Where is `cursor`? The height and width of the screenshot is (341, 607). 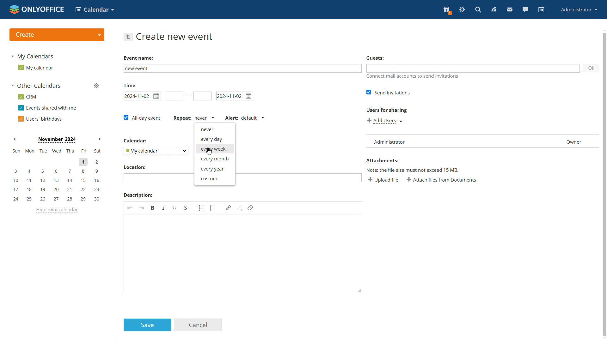 cursor is located at coordinates (209, 152).